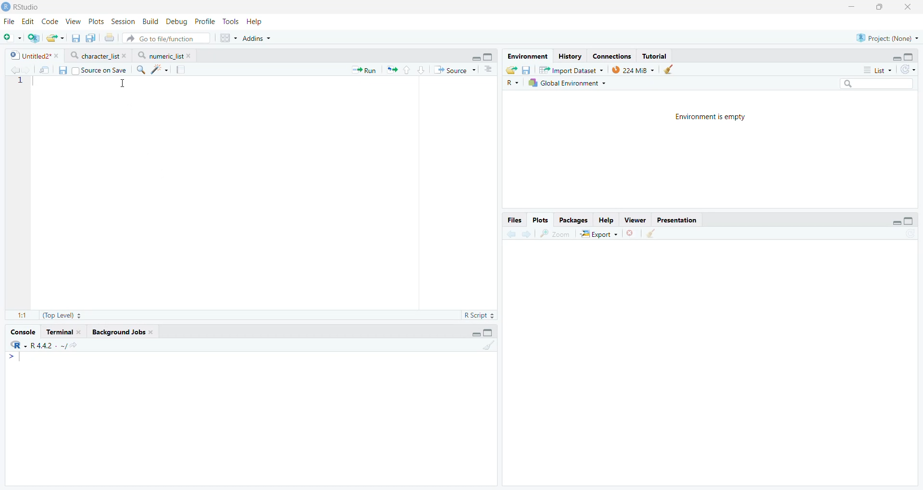 The height and width of the screenshot is (490, 923). Describe the element at coordinates (22, 7) in the screenshot. I see `RStudio` at that location.